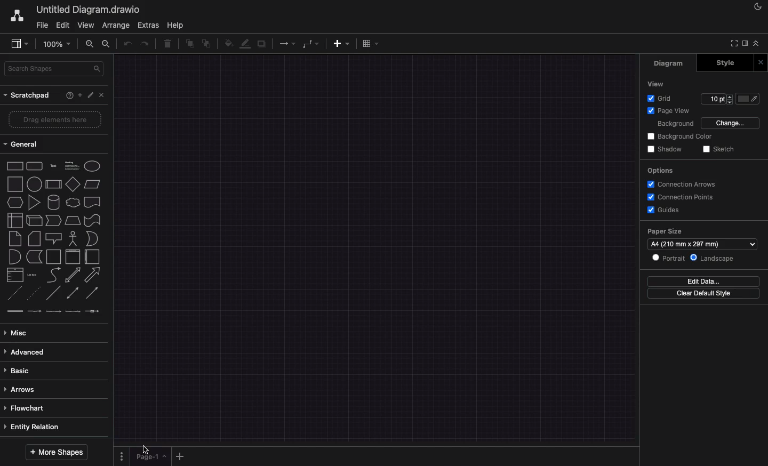 This screenshot has width=768, height=466. Describe the element at coordinates (654, 85) in the screenshot. I see `view` at that location.